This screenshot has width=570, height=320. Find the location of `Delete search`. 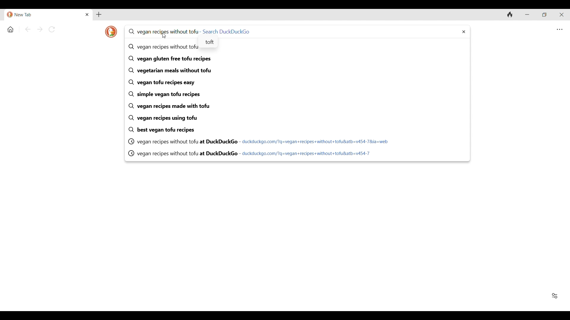

Delete search is located at coordinates (464, 32).